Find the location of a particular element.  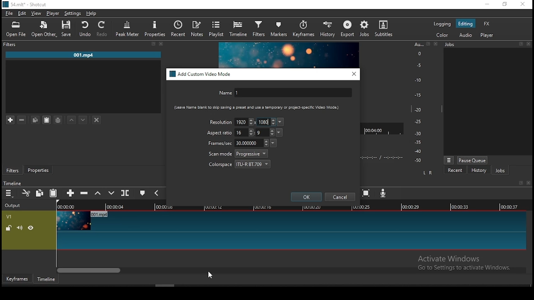

keyframe is located at coordinates (17, 279).